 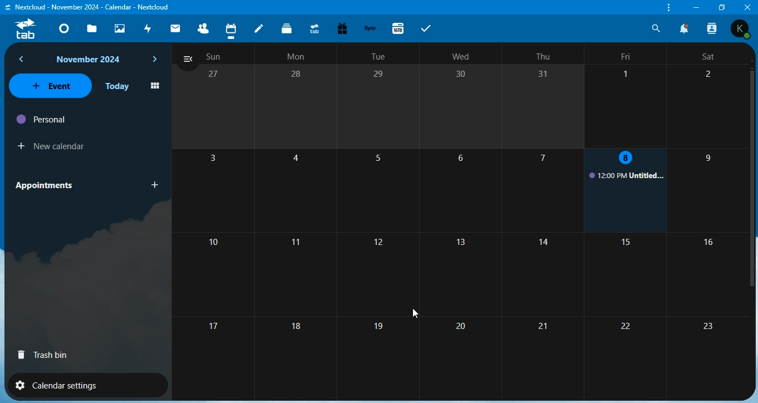 What do you see at coordinates (370, 28) in the screenshot?
I see `synology` at bounding box center [370, 28].